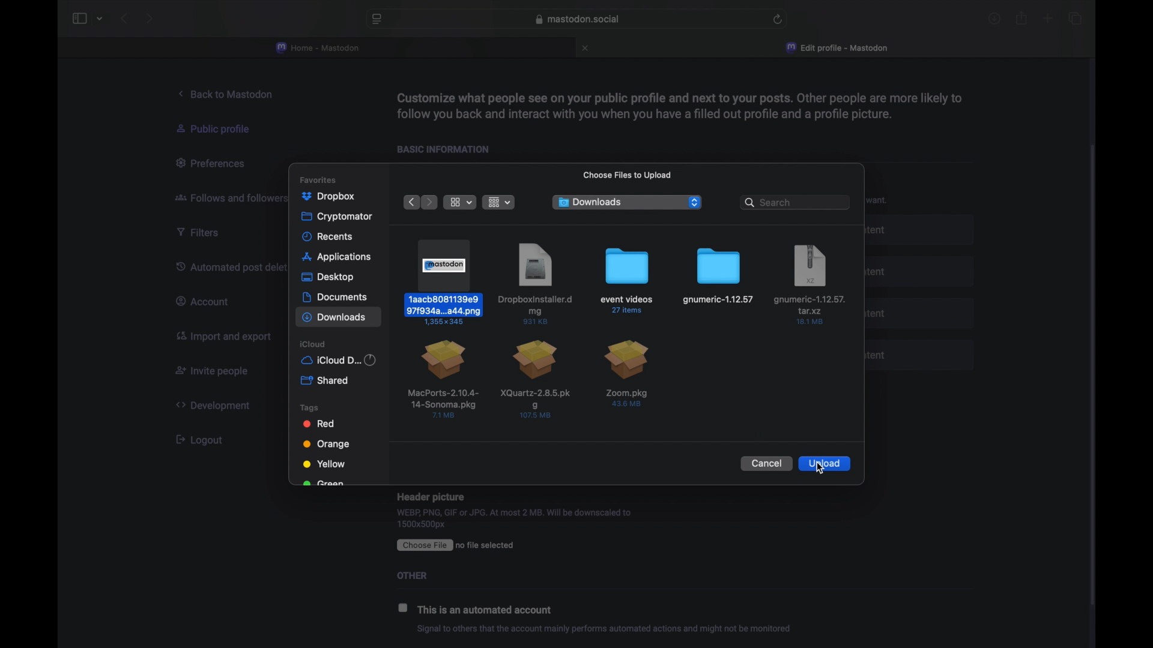 Image resolution: width=1153 pixels, height=648 pixels. Describe the element at coordinates (339, 360) in the screenshot. I see `iCloud d...` at that location.